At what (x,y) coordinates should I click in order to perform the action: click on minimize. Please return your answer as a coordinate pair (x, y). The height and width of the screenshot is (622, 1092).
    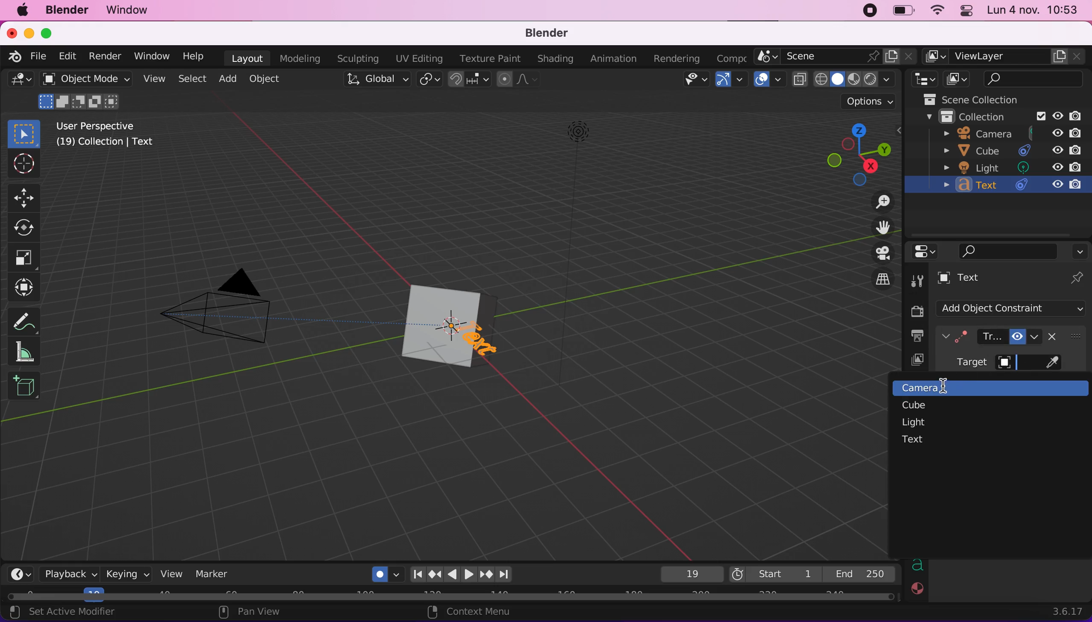
    Looking at the image, I should click on (29, 34).